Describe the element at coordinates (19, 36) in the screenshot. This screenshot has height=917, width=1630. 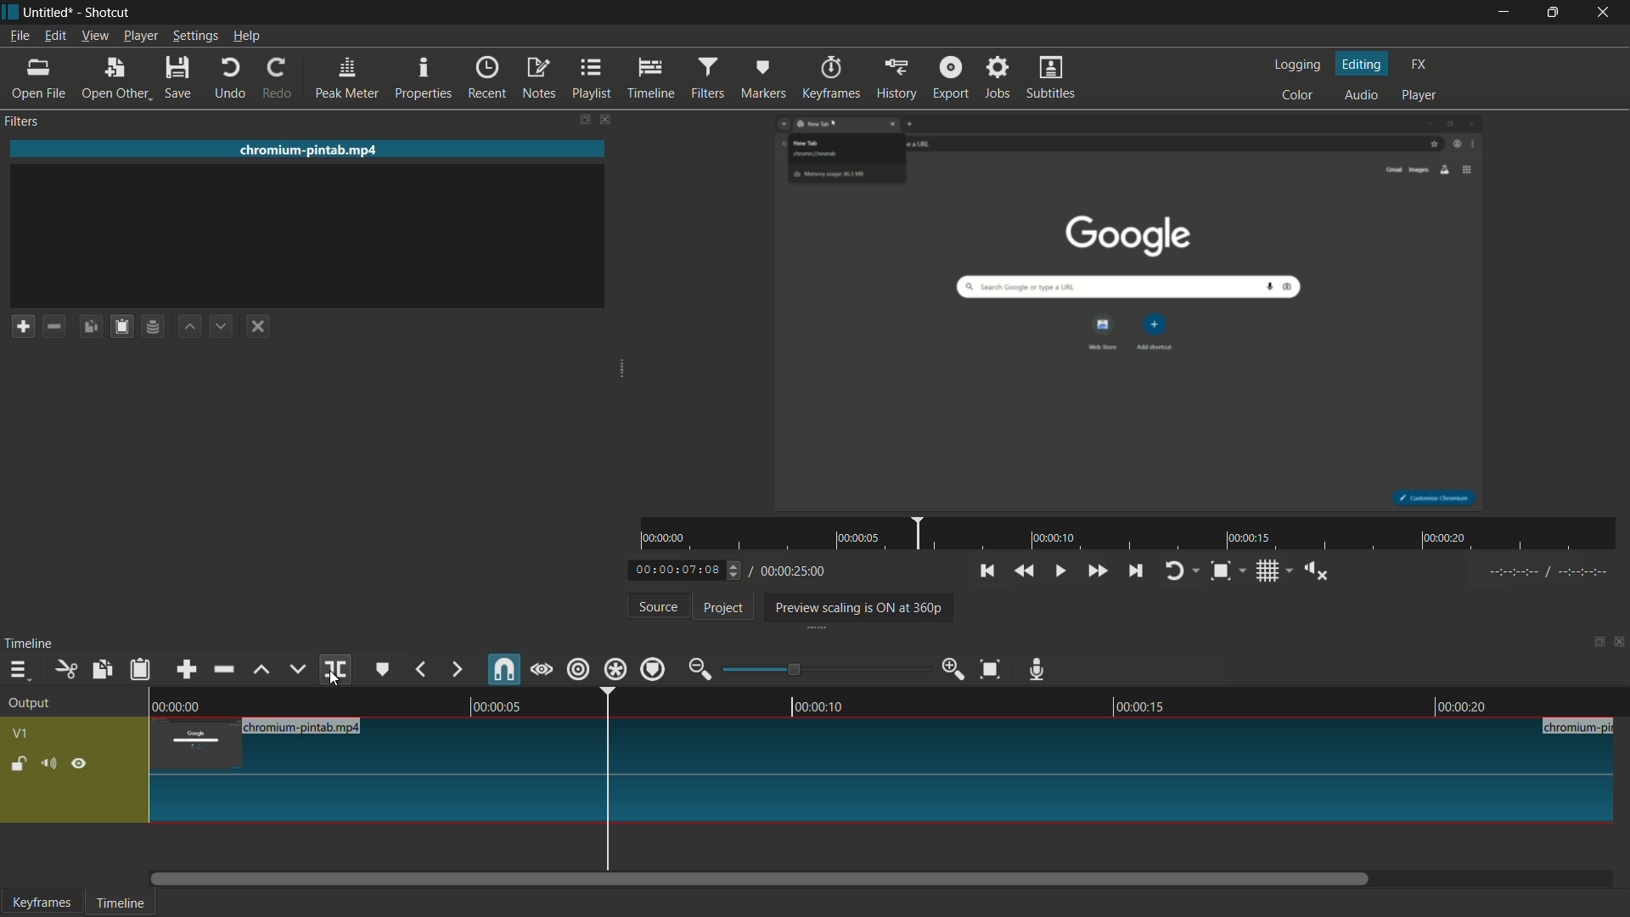
I see `file menu` at that location.